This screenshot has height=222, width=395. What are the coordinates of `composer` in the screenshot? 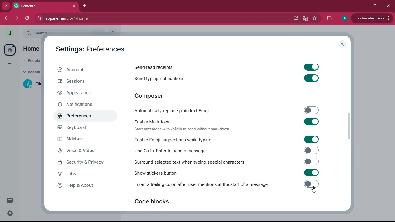 It's located at (154, 96).